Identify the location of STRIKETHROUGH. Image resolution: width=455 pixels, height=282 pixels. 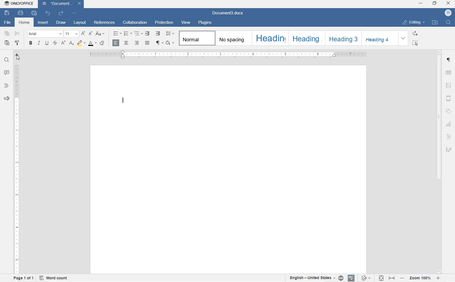
(55, 43).